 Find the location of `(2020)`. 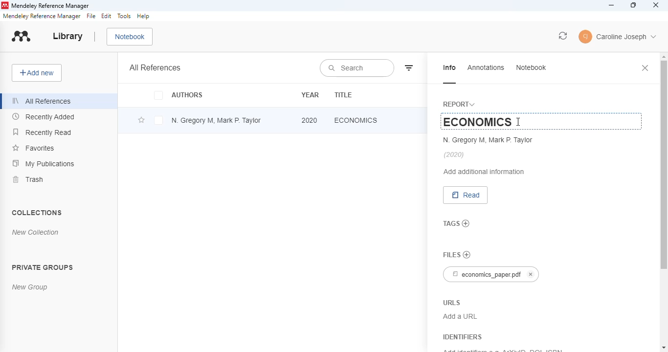

(2020) is located at coordinates (454, 155).